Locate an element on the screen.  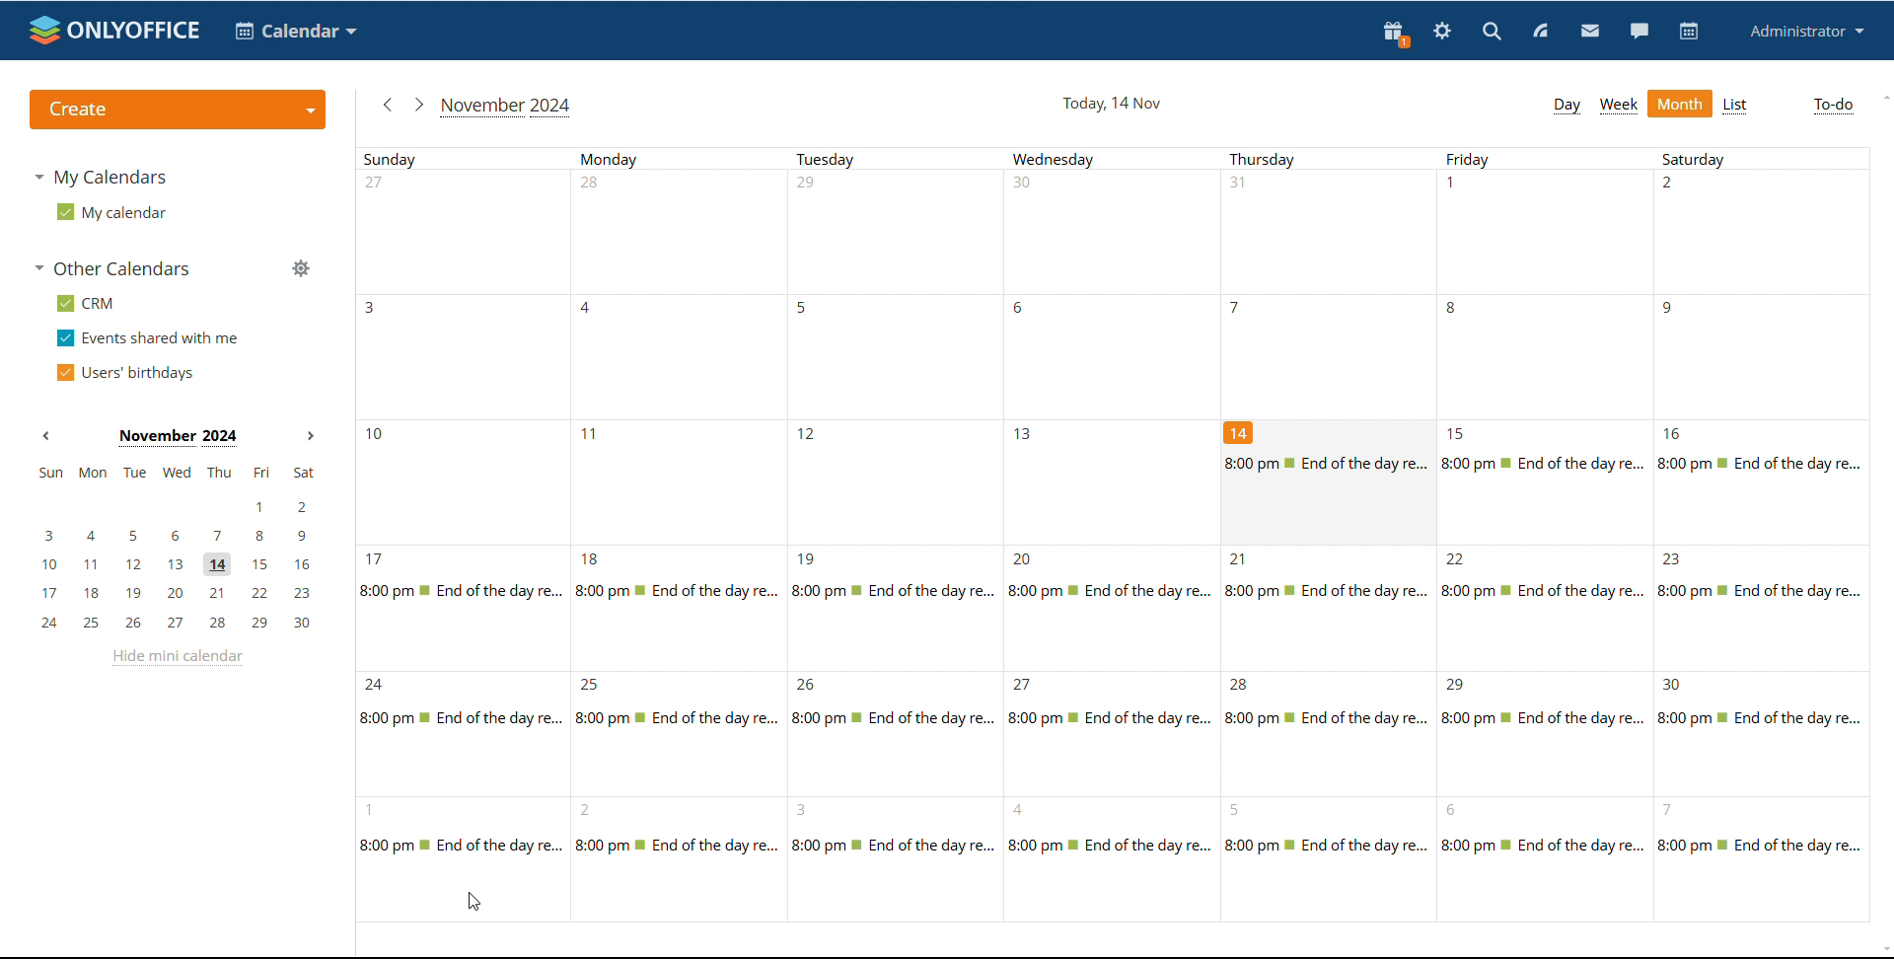
Day details is located at coordinates (649, 590).